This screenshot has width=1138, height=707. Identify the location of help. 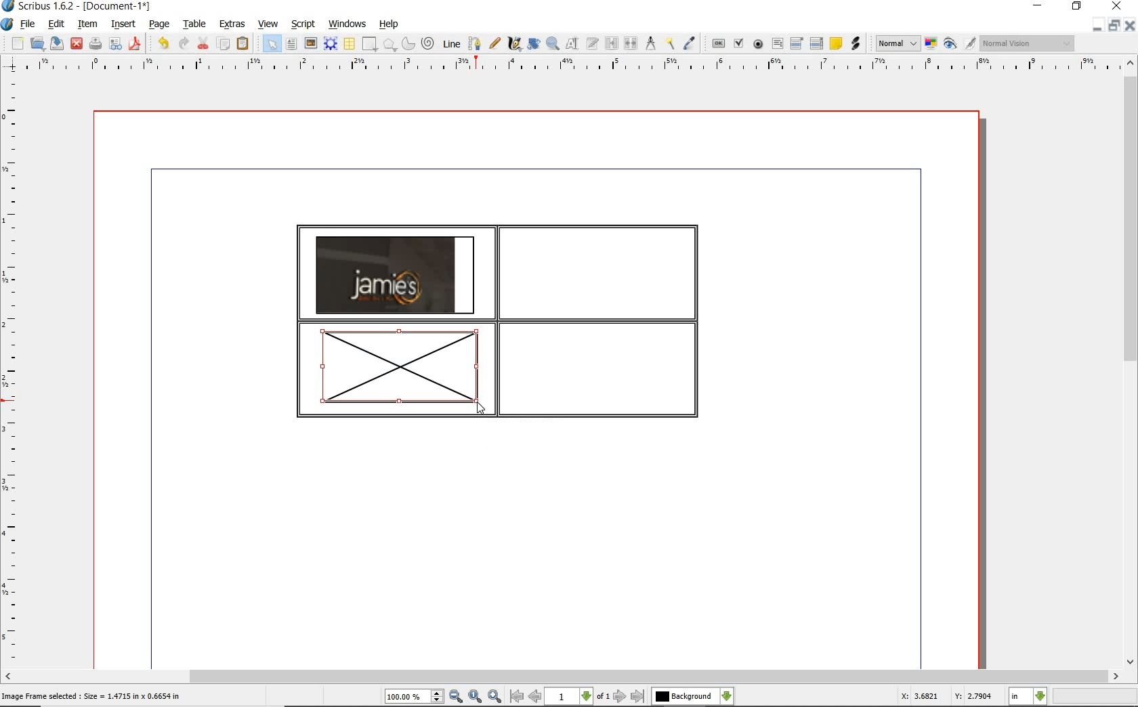
(389, 24).